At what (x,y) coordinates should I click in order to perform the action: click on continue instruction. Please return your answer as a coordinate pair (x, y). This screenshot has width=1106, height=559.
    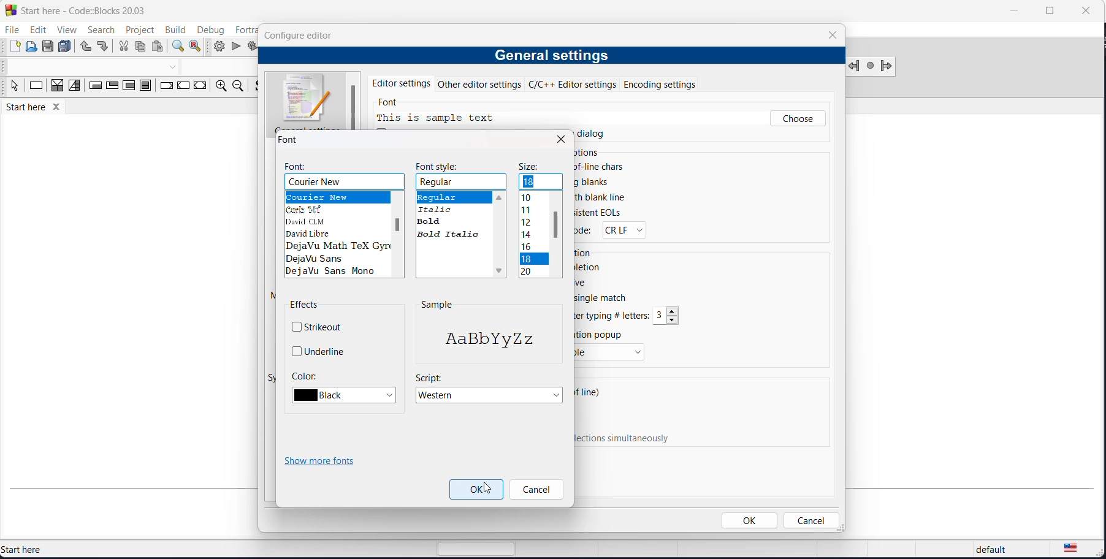
    Looking at the image, I should click on (185, 86).